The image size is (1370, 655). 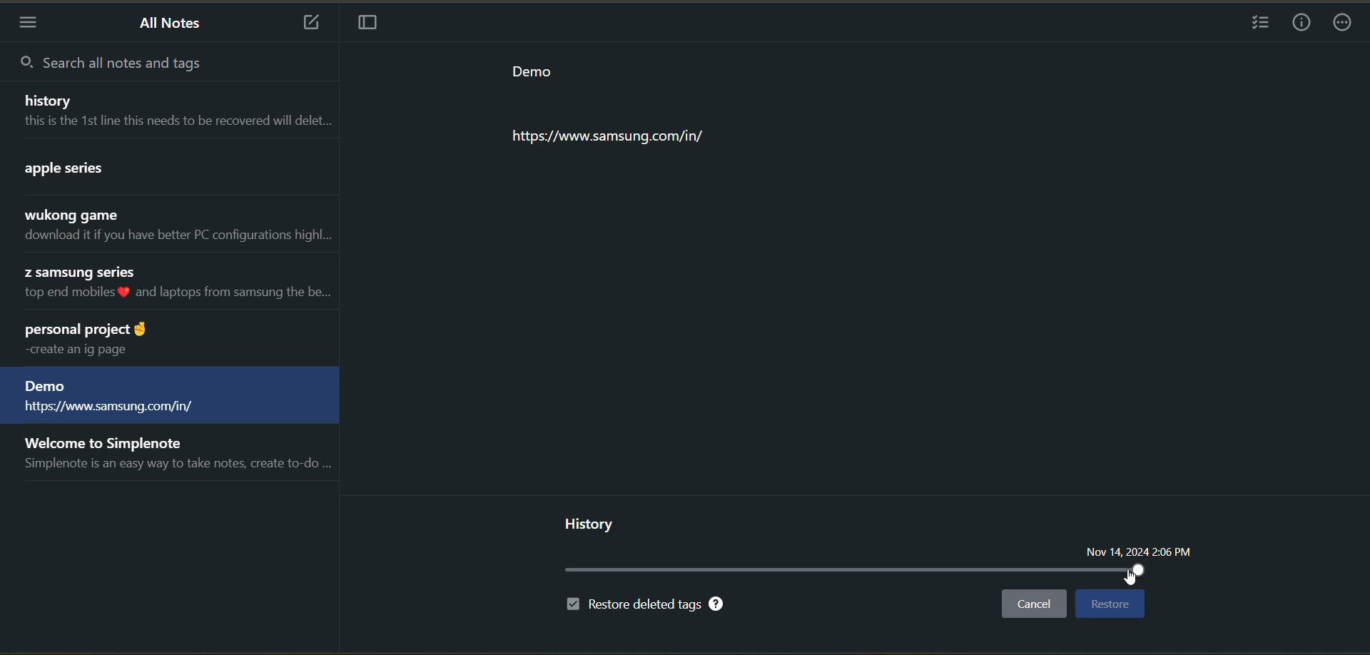 I want to click on menu, so click(x=29, y=24).